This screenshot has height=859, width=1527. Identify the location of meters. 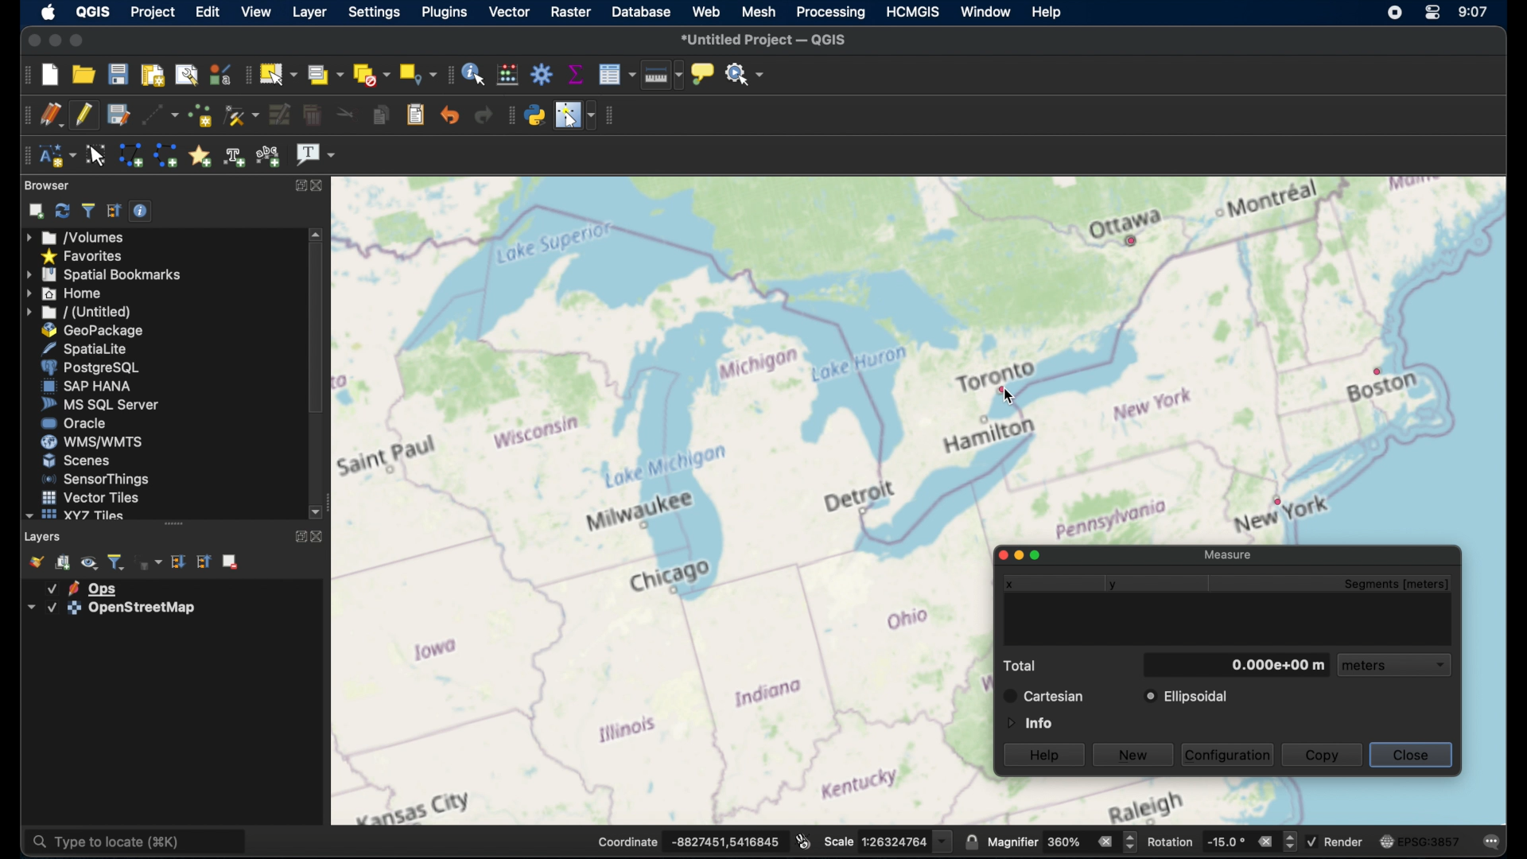
(1396, 667).